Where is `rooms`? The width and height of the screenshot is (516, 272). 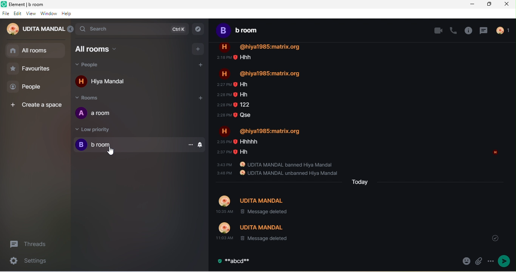
rooms is located at coordinates (91, 99).